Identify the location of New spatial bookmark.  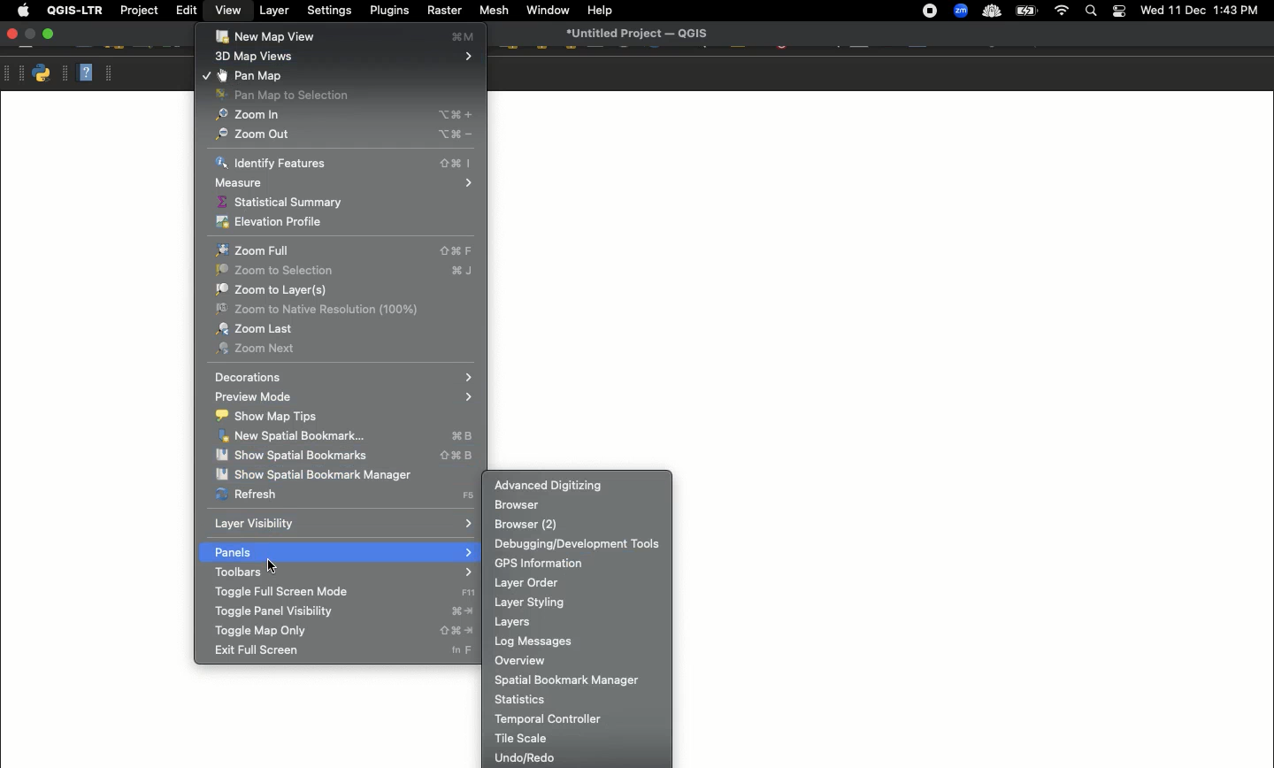
(346, 438).